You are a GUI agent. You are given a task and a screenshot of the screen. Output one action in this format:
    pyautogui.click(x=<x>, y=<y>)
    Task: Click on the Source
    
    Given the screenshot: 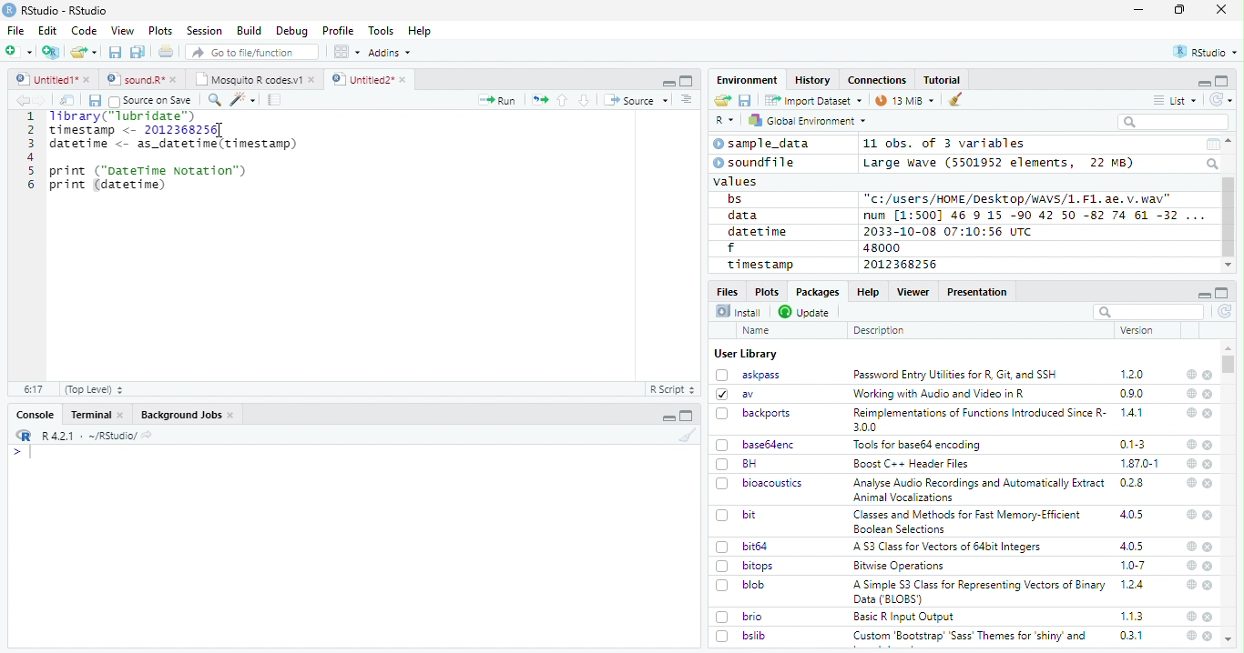 What is the action you would take?
    pyautogui.click(x=636, y=102)
    